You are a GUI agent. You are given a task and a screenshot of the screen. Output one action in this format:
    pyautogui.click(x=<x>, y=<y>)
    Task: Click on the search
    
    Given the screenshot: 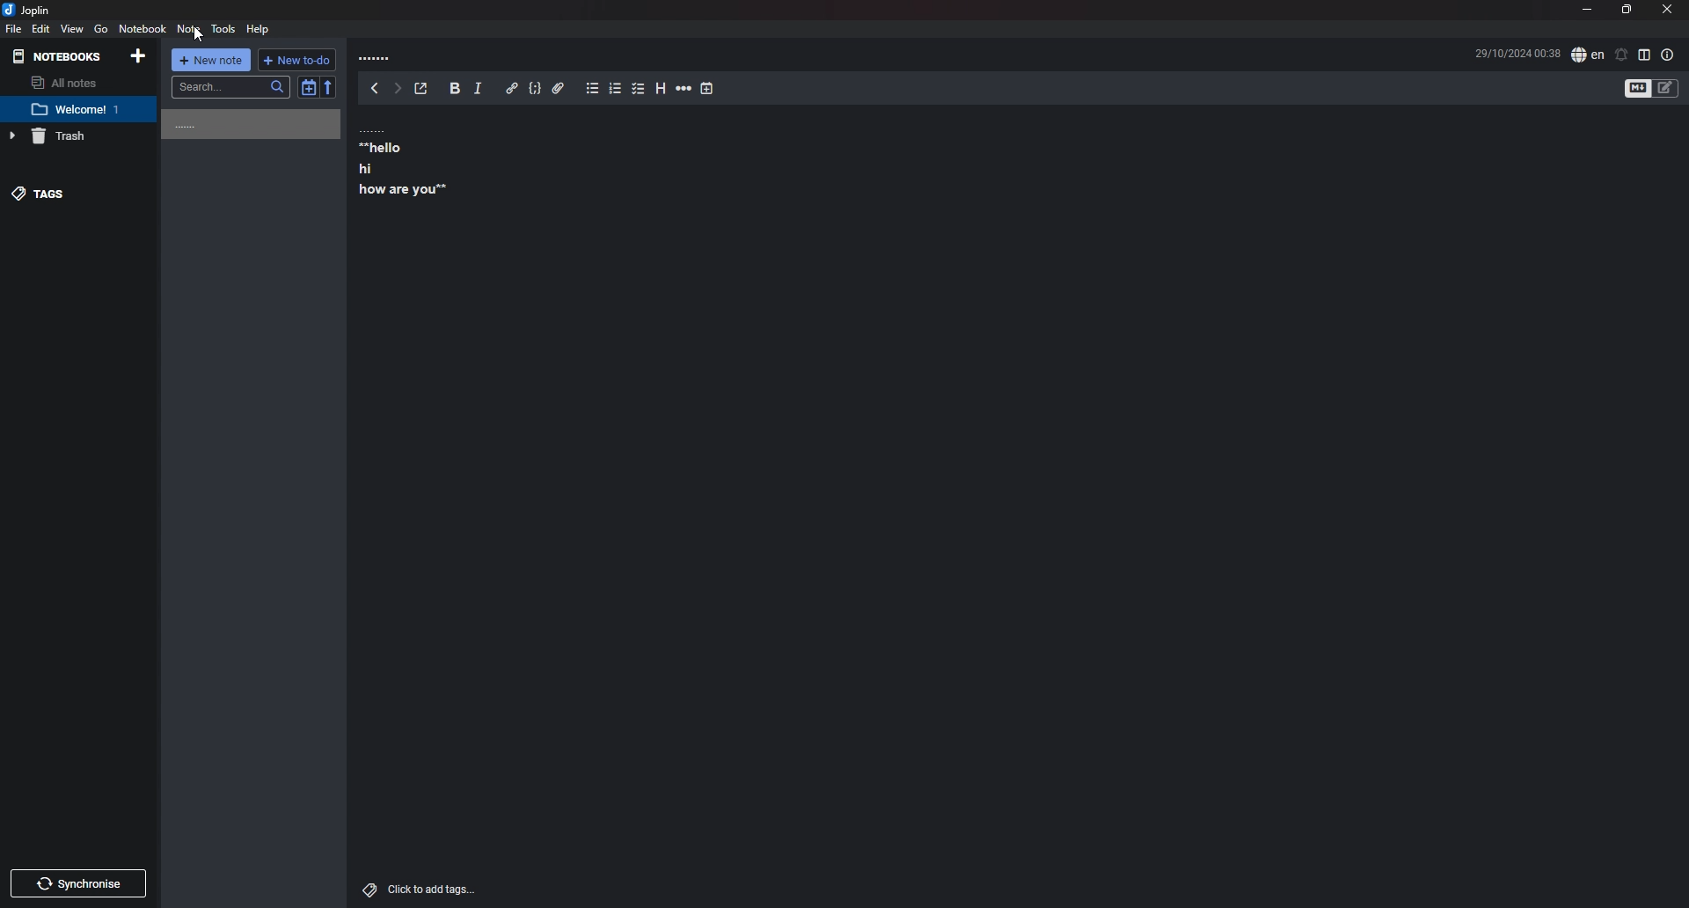 What is the action you would take?
    pyautogui.click(x=232, y=87)
    